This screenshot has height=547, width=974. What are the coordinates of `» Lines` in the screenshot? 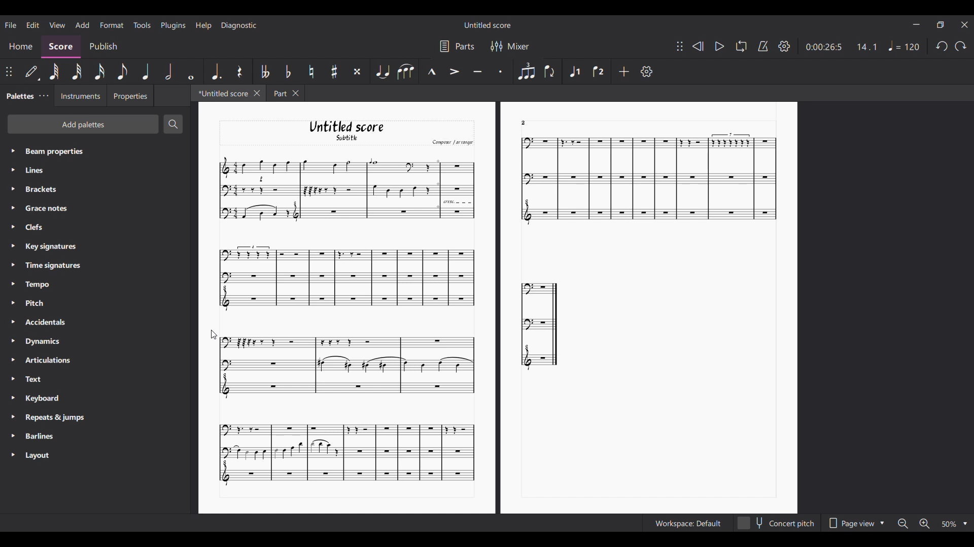 It's located at (44, 171).